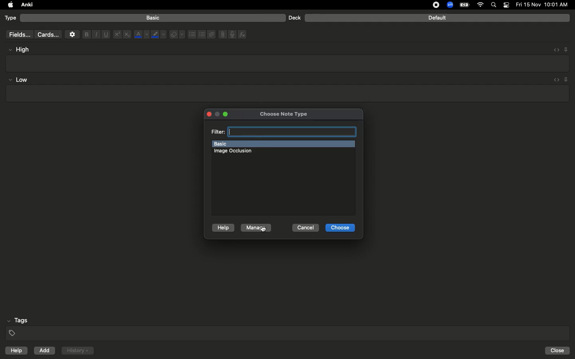  What do you see at coordinates (288, 327) in the screenshot?
I see `Tags` at bounding box center [288, 327].